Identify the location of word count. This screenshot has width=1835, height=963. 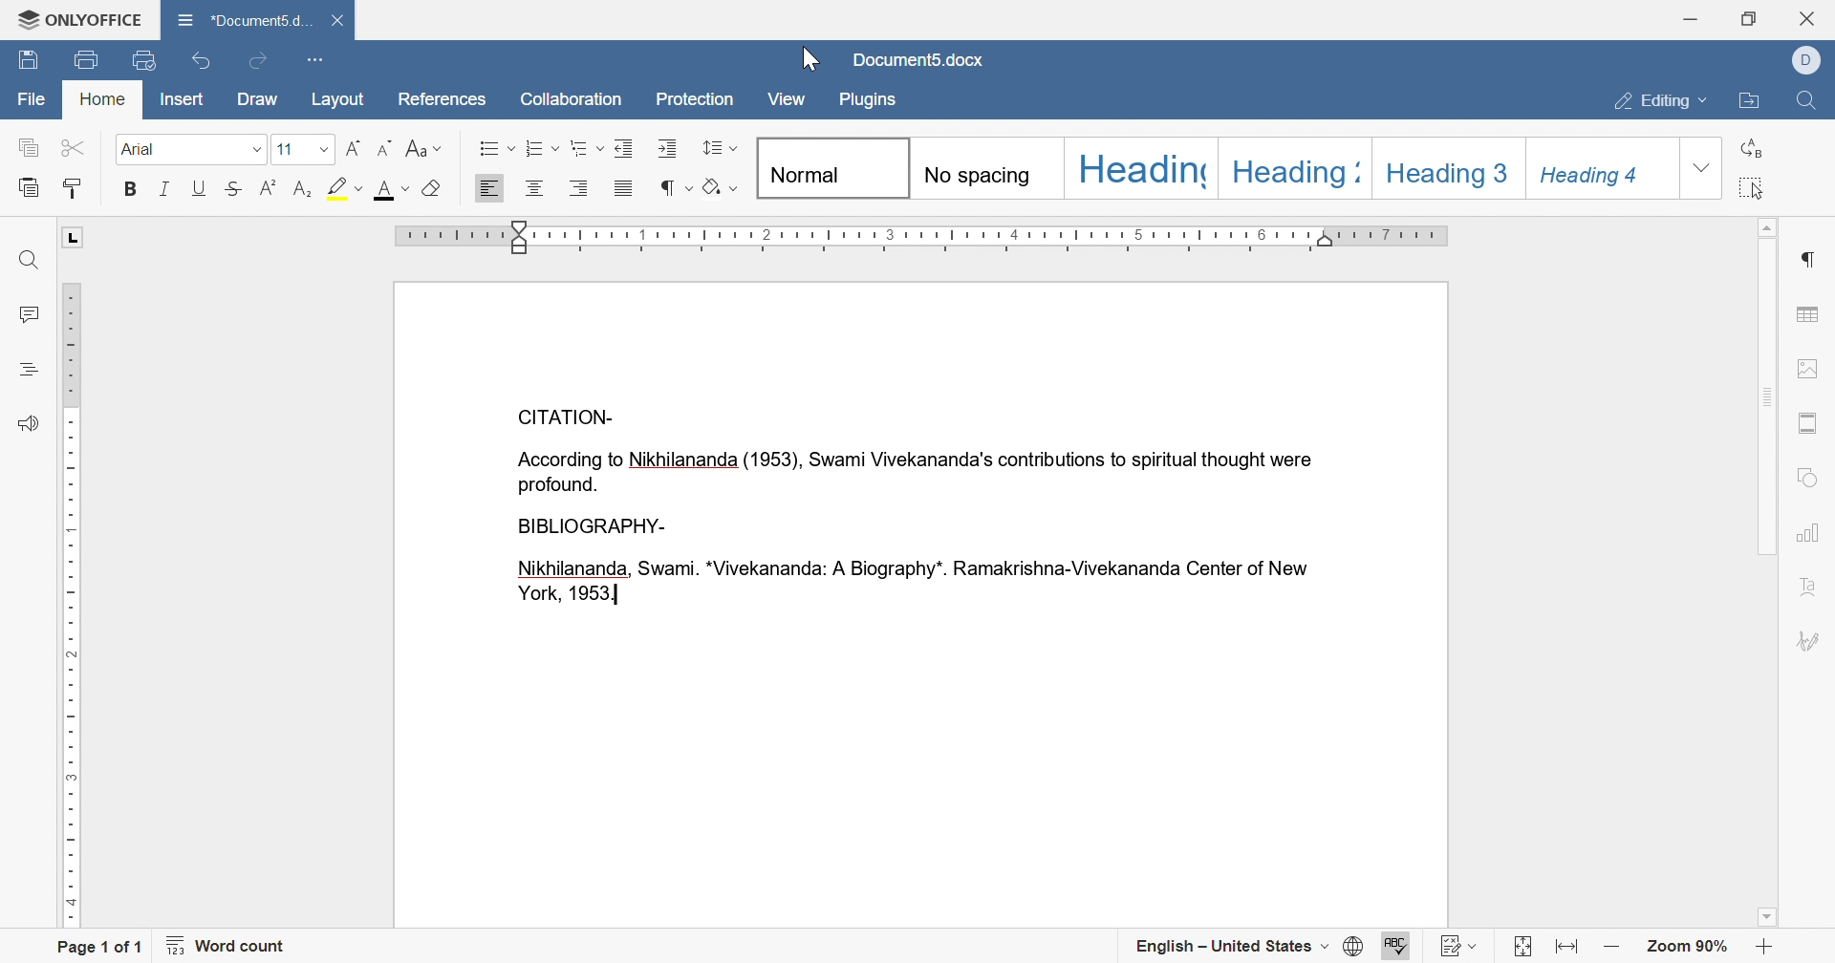
(227, 947).